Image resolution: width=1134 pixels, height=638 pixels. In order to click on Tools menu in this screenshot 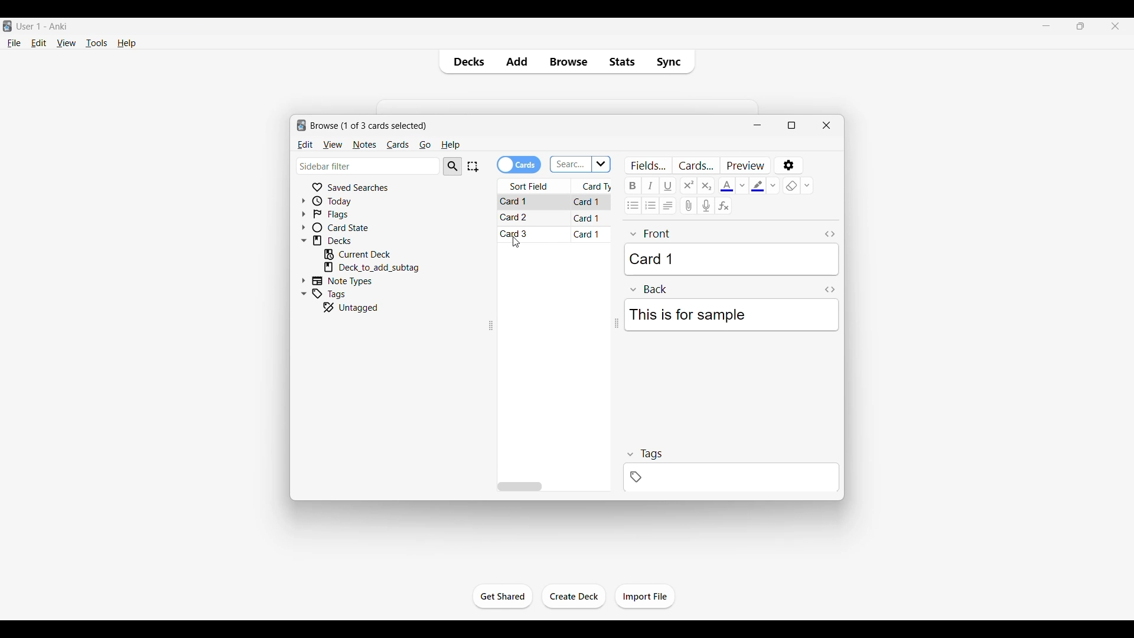, I will do `click(97, 43)`.